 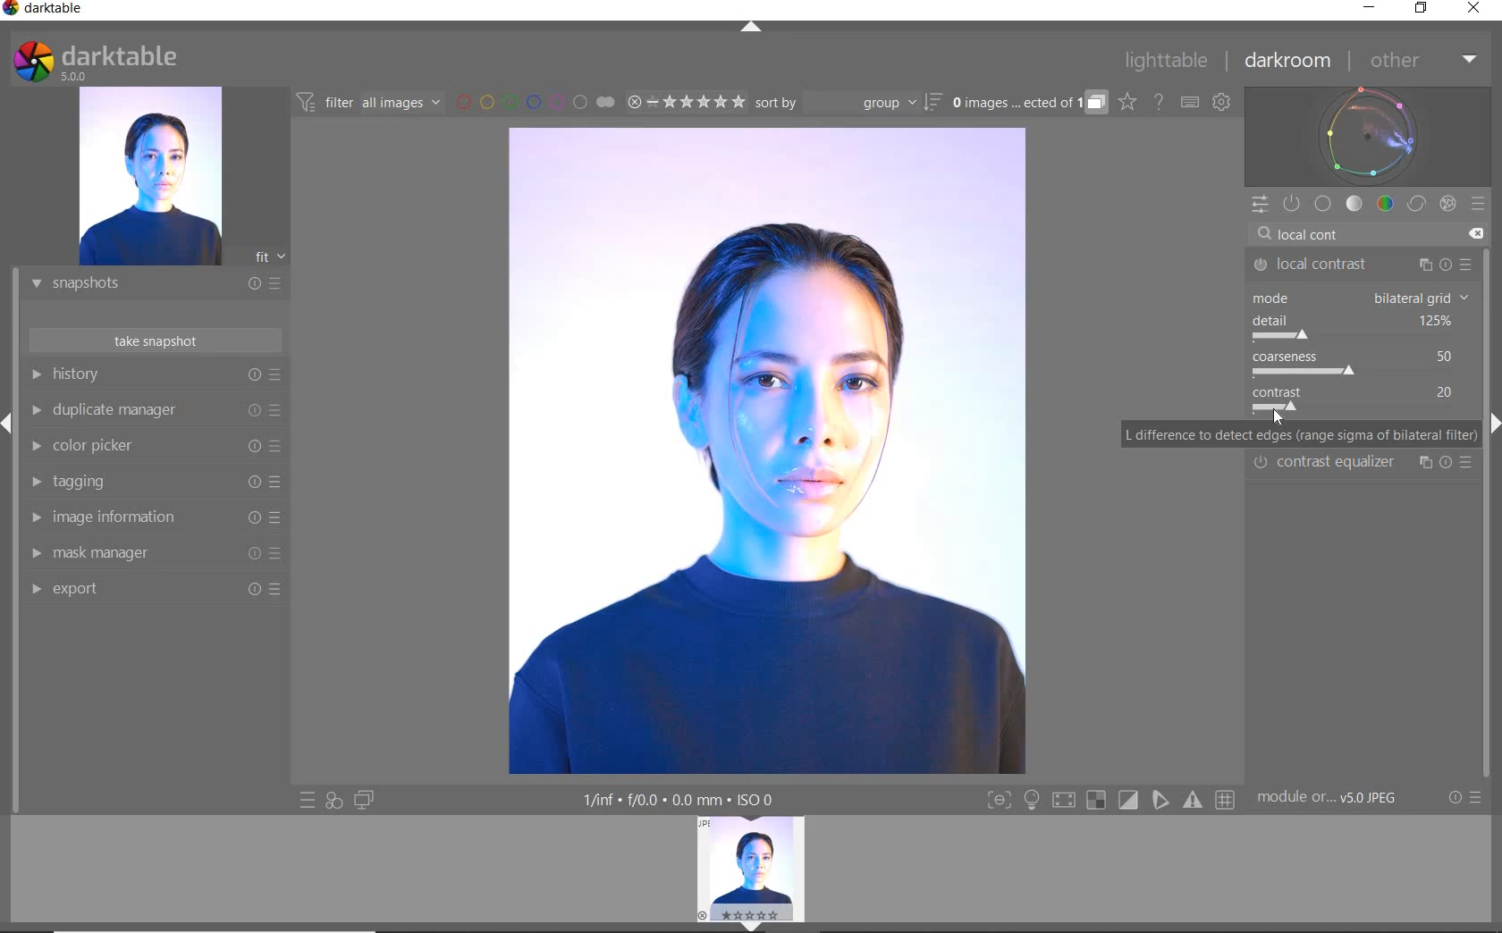 I want to click on Expand/Collapse, so click(x=9, y=424).